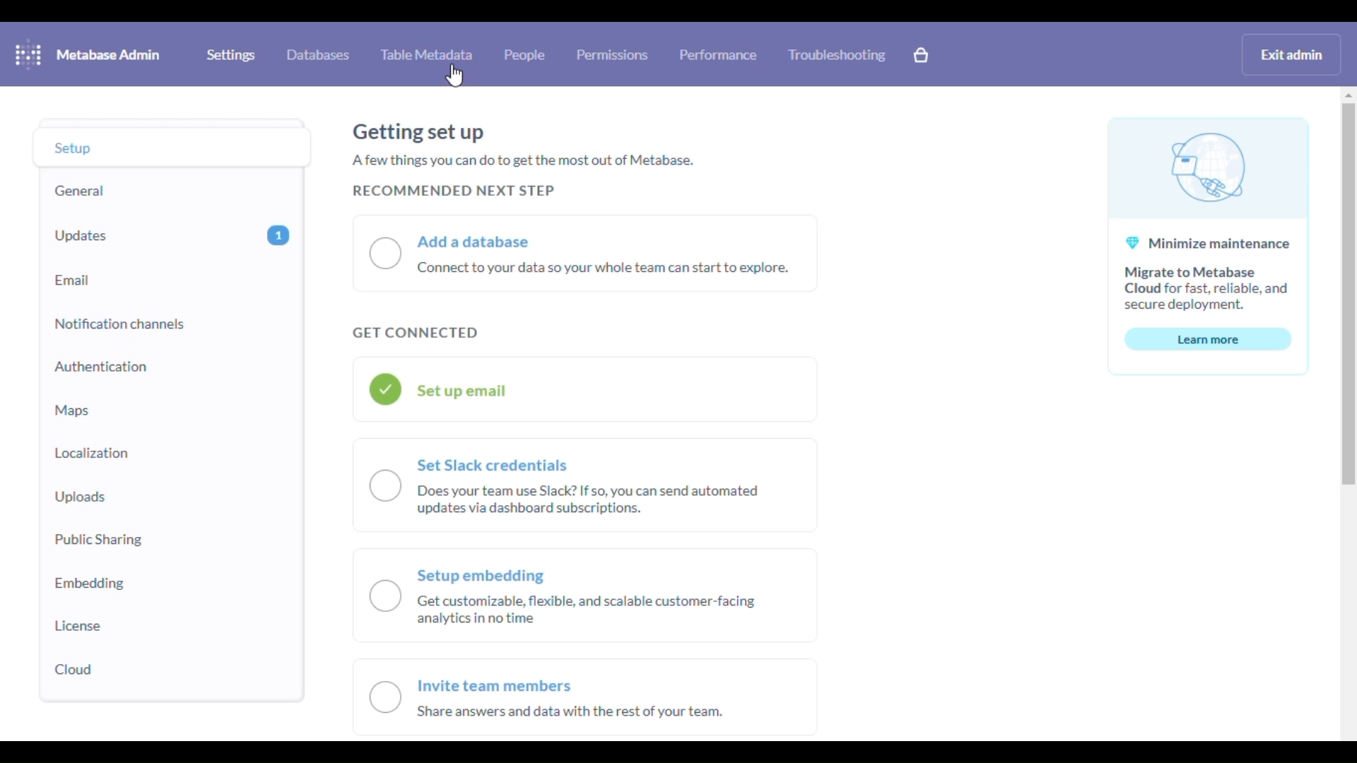  I want to click on license, so click(79, 626).